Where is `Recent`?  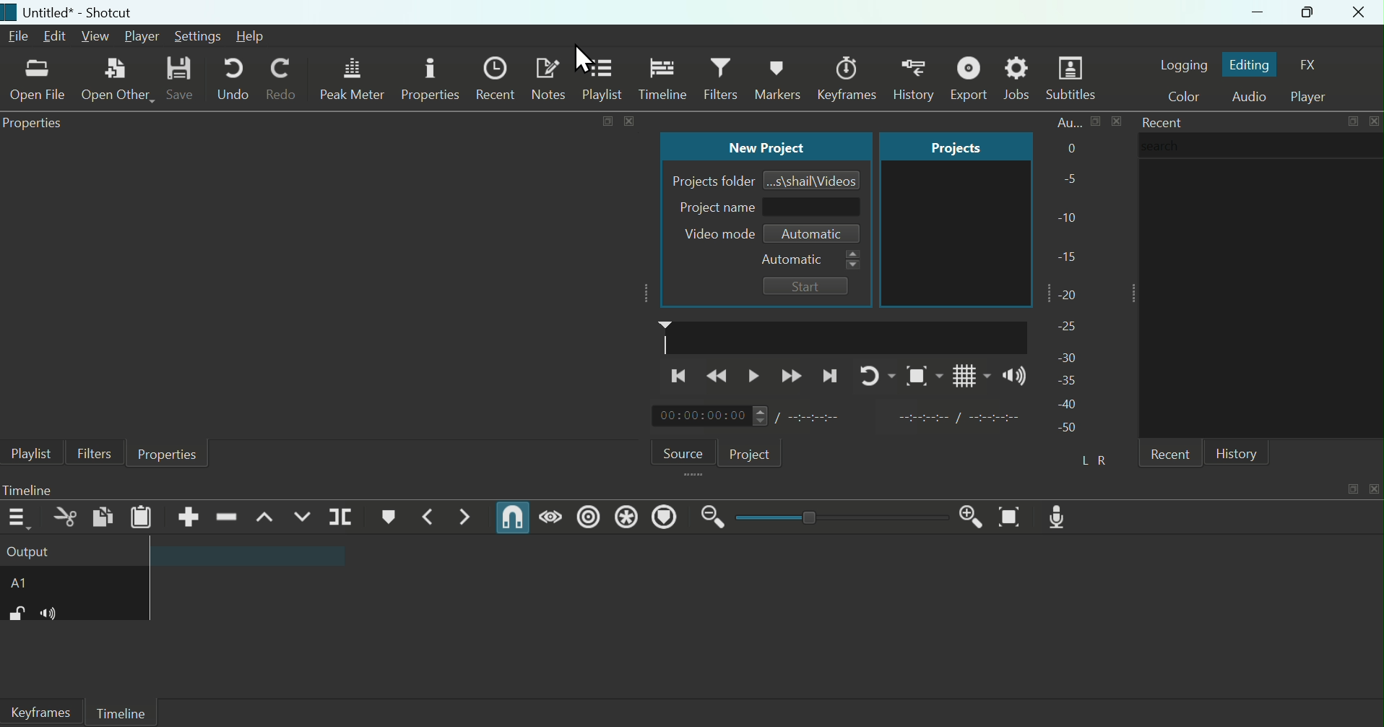
Recent is located at coordinates (498, 78).